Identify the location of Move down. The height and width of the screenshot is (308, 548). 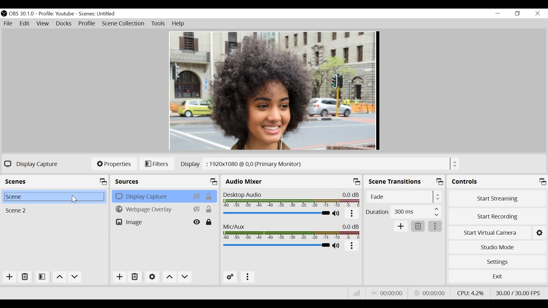
(74, 277).